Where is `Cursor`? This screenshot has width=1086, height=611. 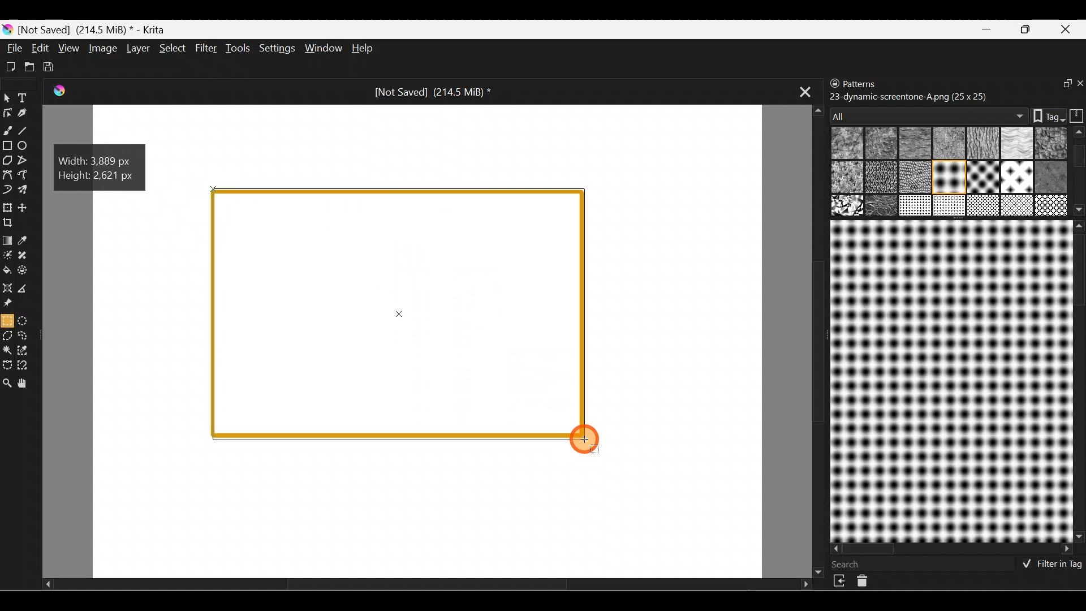
Cursor is located at coordinates (589, 441).